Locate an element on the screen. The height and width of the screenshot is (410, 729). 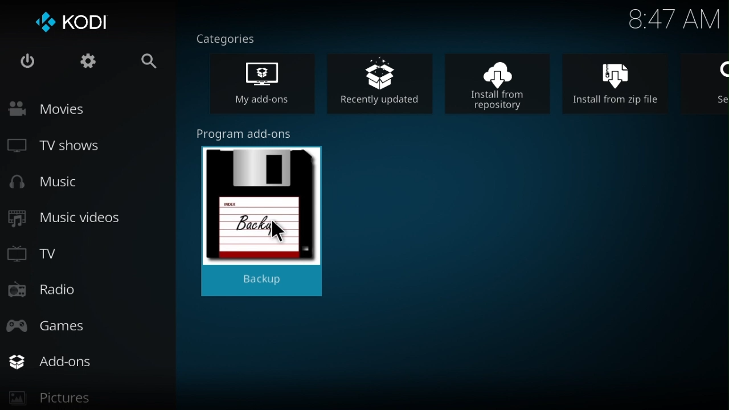
Radio  is located at coordinates (46, 292).